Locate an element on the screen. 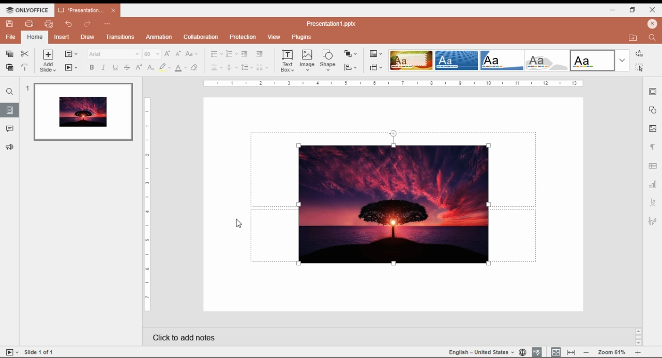 This screenshot has width=662, height=358. font is located at coordinates (114, 54).